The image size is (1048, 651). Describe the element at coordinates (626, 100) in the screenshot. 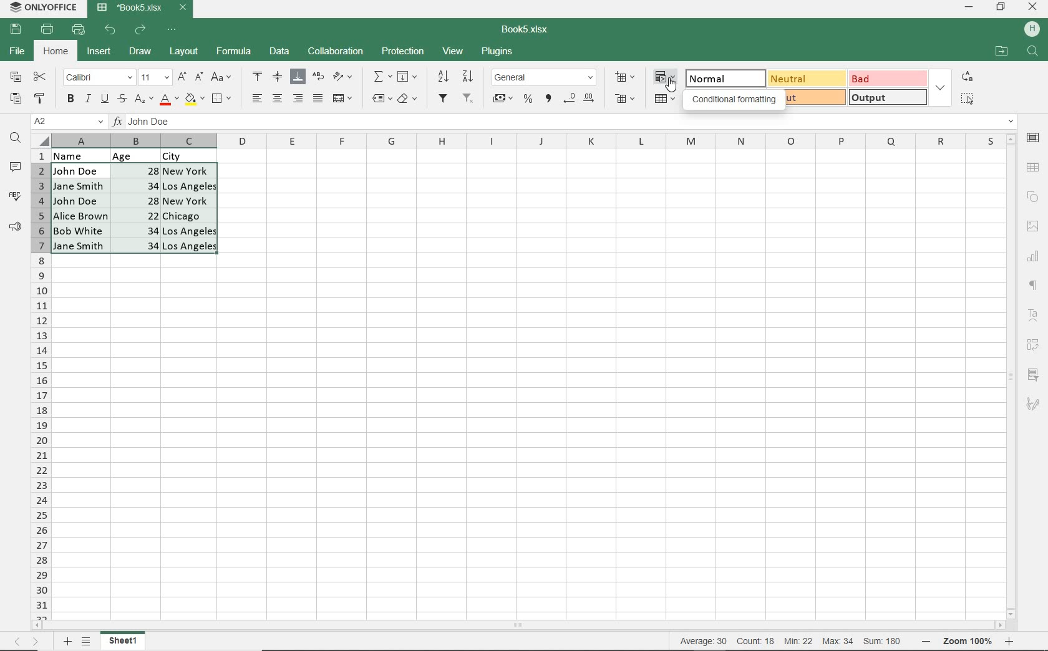

I see `DELETE CELLS` at that location.